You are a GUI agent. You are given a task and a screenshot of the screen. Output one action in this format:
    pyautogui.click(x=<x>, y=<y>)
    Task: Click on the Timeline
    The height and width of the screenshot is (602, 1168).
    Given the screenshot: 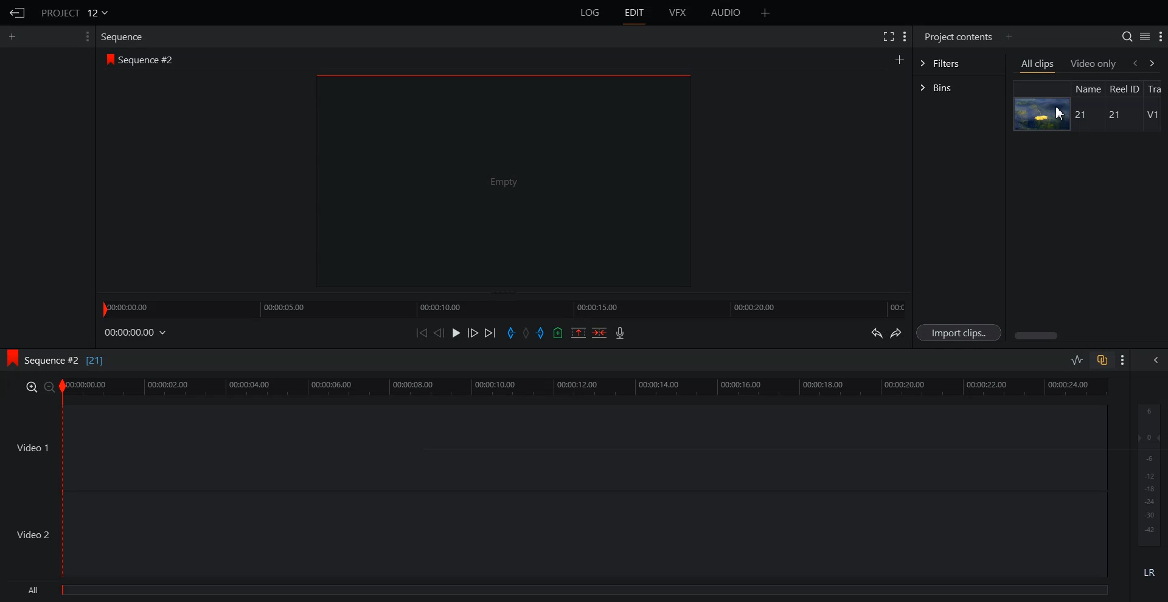 What is the action you would take?
    pyautogui.click(x=503, y=308)
    